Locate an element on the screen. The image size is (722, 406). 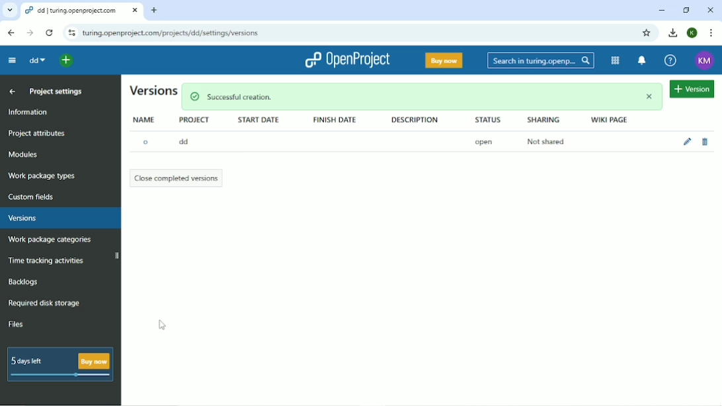
Help is located at coordinates (671, 60).